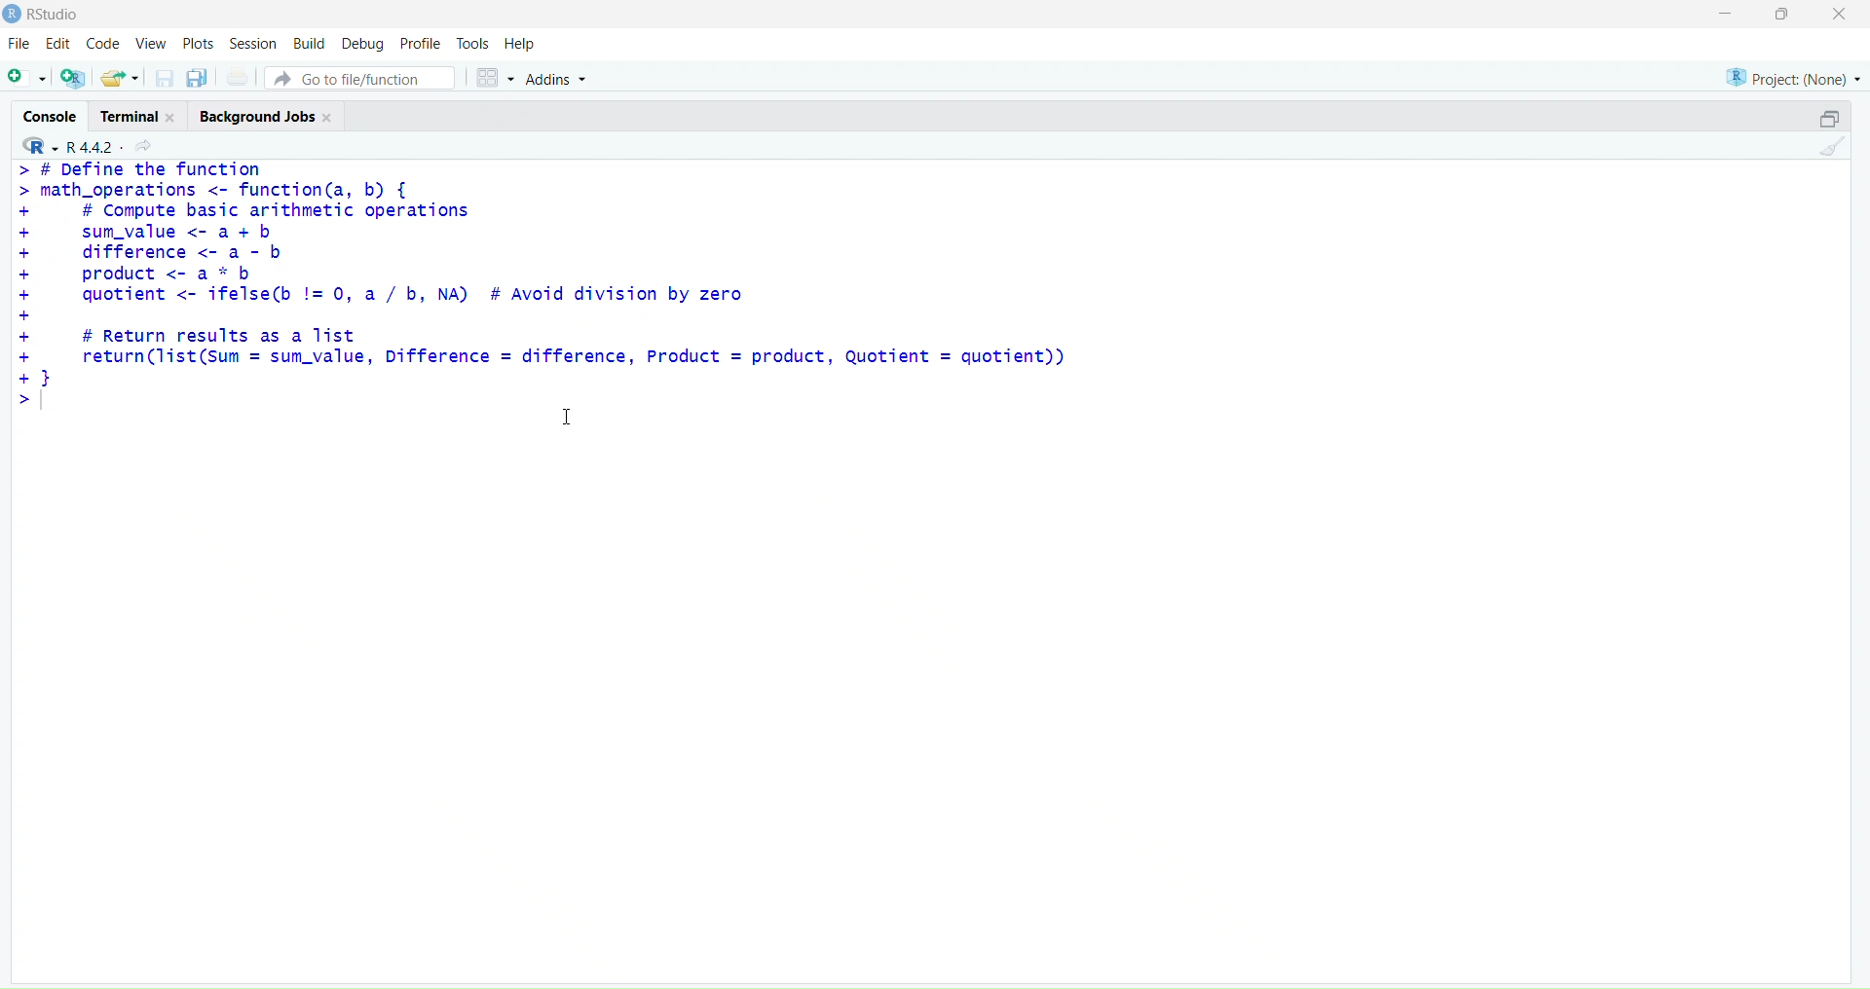 The width and height of the screenshot is (1870, 989). What do you see at coordinates (35, 147) in the screenshot?
I see `R` at bounding box center [35, 147].